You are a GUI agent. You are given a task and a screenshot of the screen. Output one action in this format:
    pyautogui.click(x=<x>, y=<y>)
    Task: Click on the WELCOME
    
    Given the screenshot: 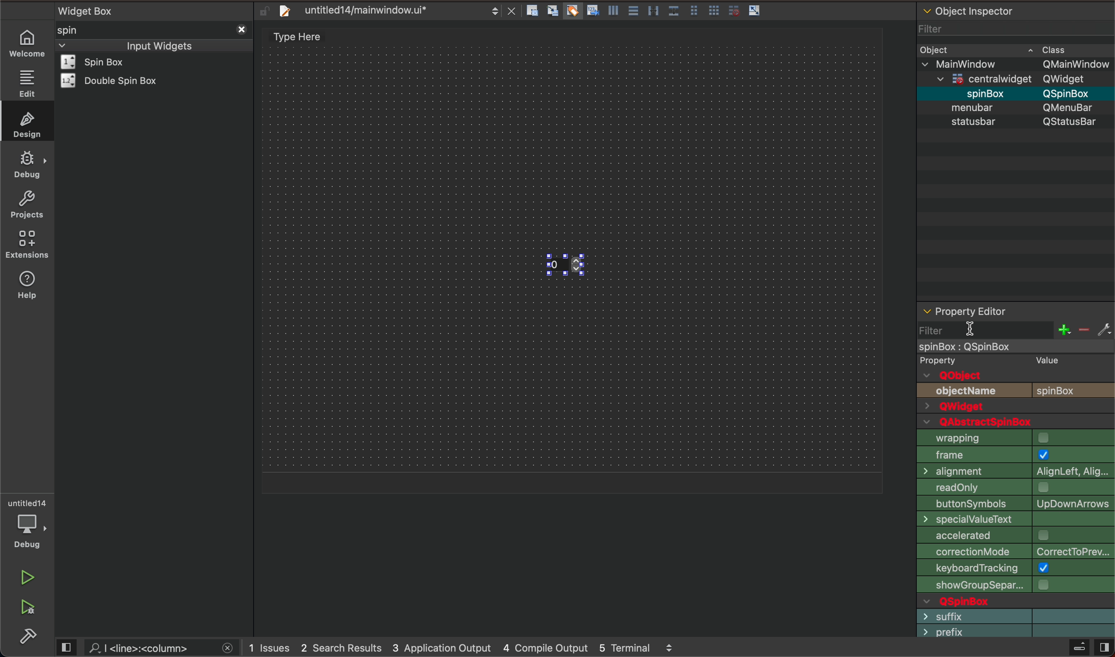 What is the action you would take?
    pyautogui.click(x=28, y=44)
    